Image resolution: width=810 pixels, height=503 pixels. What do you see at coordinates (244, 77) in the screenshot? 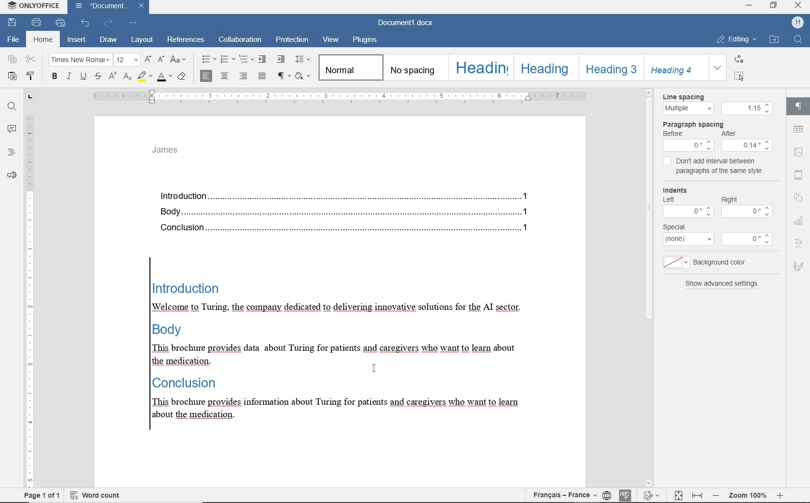
I see `align right` at bounding box center [244, 77].